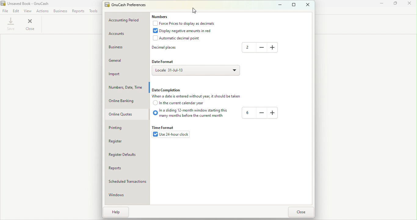  I want to click on Maximize, so click(395, 4).